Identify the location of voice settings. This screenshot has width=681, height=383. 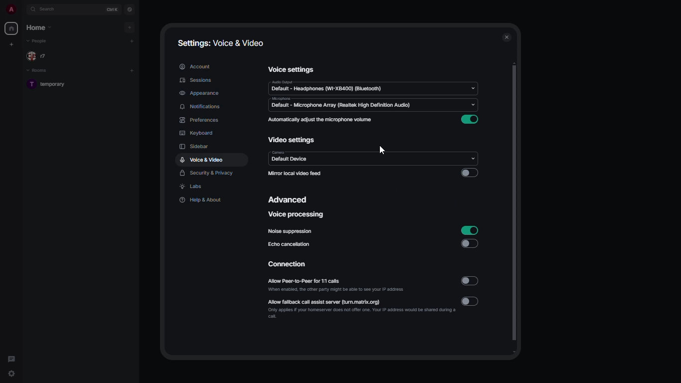
(292, 69).